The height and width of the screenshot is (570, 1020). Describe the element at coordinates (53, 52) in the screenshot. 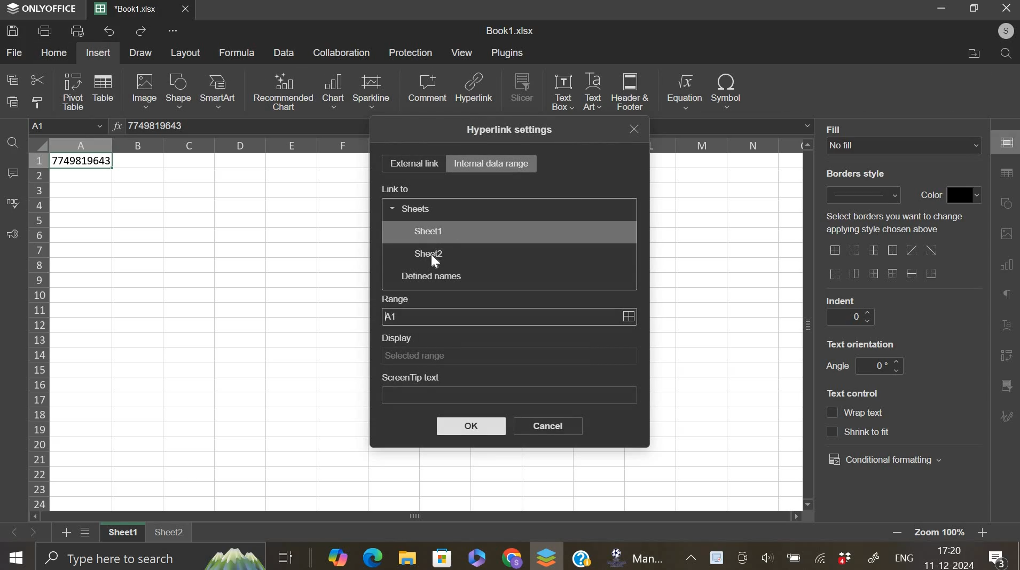

I see `home` at that location.